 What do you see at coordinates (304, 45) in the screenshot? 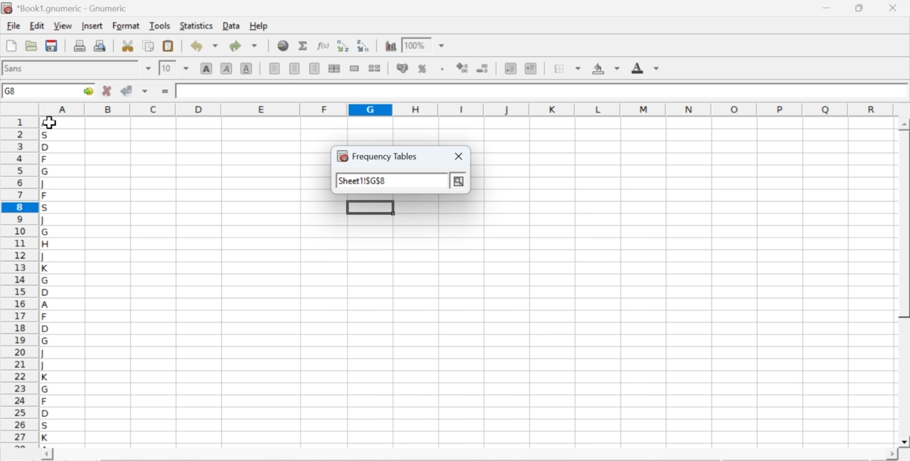
I see `sum in current cell` at bounding box center [304, 45].